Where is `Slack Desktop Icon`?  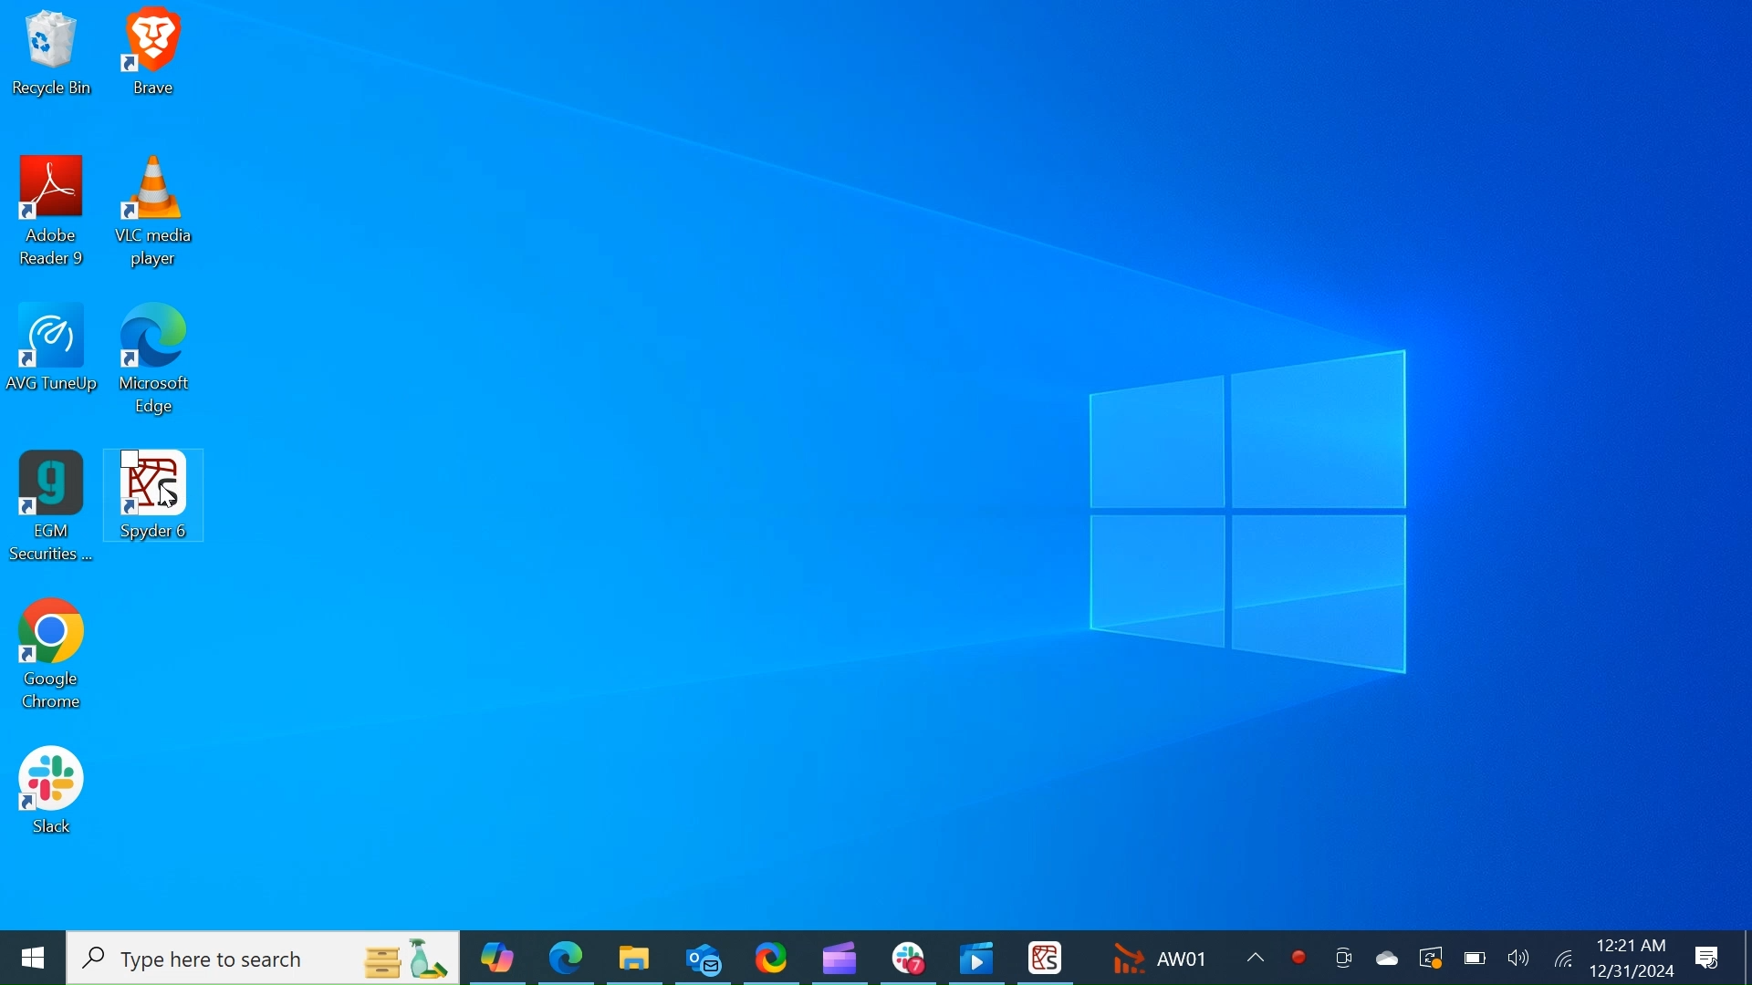 Slack Desktop Icon is located at coordinates (51, 793).